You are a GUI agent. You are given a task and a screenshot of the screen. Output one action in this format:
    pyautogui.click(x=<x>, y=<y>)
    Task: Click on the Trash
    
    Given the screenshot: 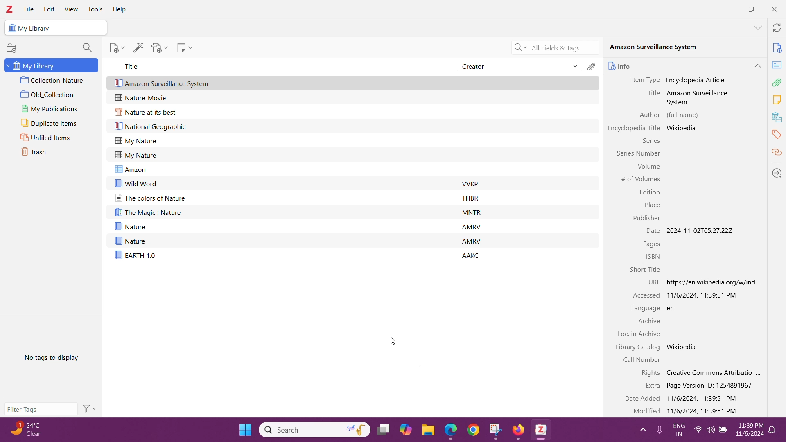 What is the action you would take?
    pyautogui.click(x=56, y=151)
    